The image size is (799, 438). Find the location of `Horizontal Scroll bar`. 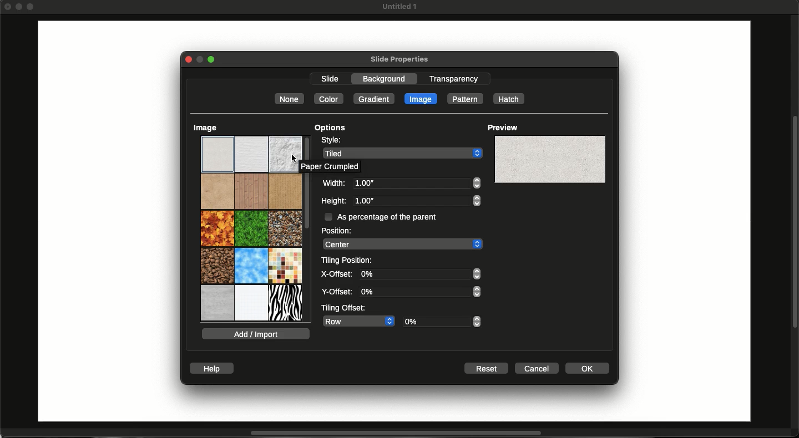

Horizontal Scroll bar is located at coordinates (390, 434).